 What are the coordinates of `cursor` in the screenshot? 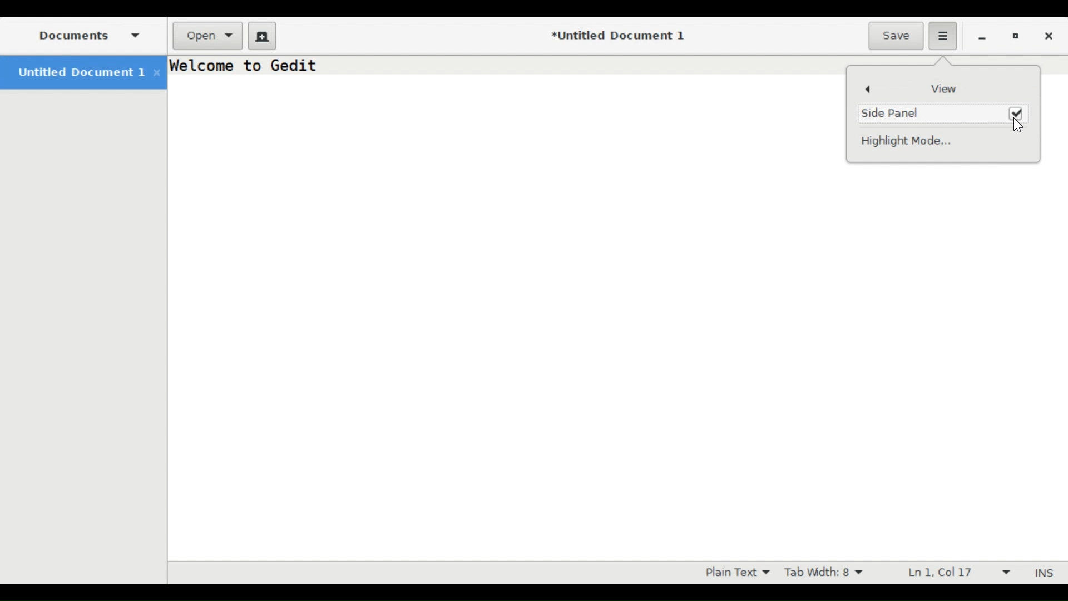 It's located at (1021, 126).